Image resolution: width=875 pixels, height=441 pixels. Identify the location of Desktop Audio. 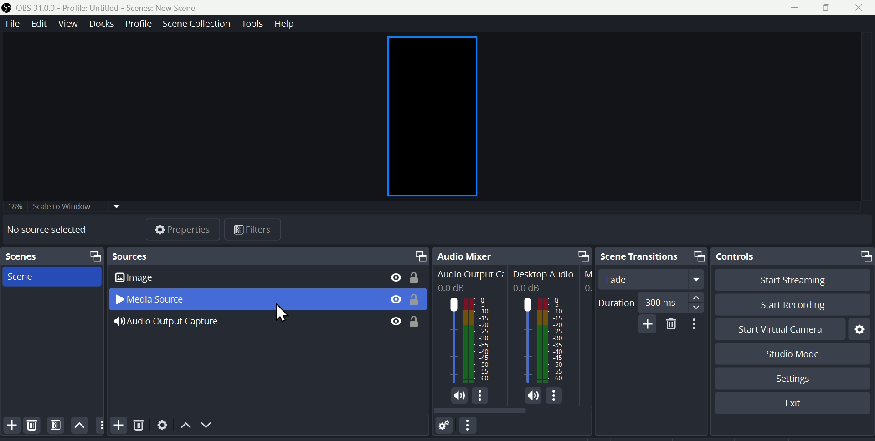
(544, 341).